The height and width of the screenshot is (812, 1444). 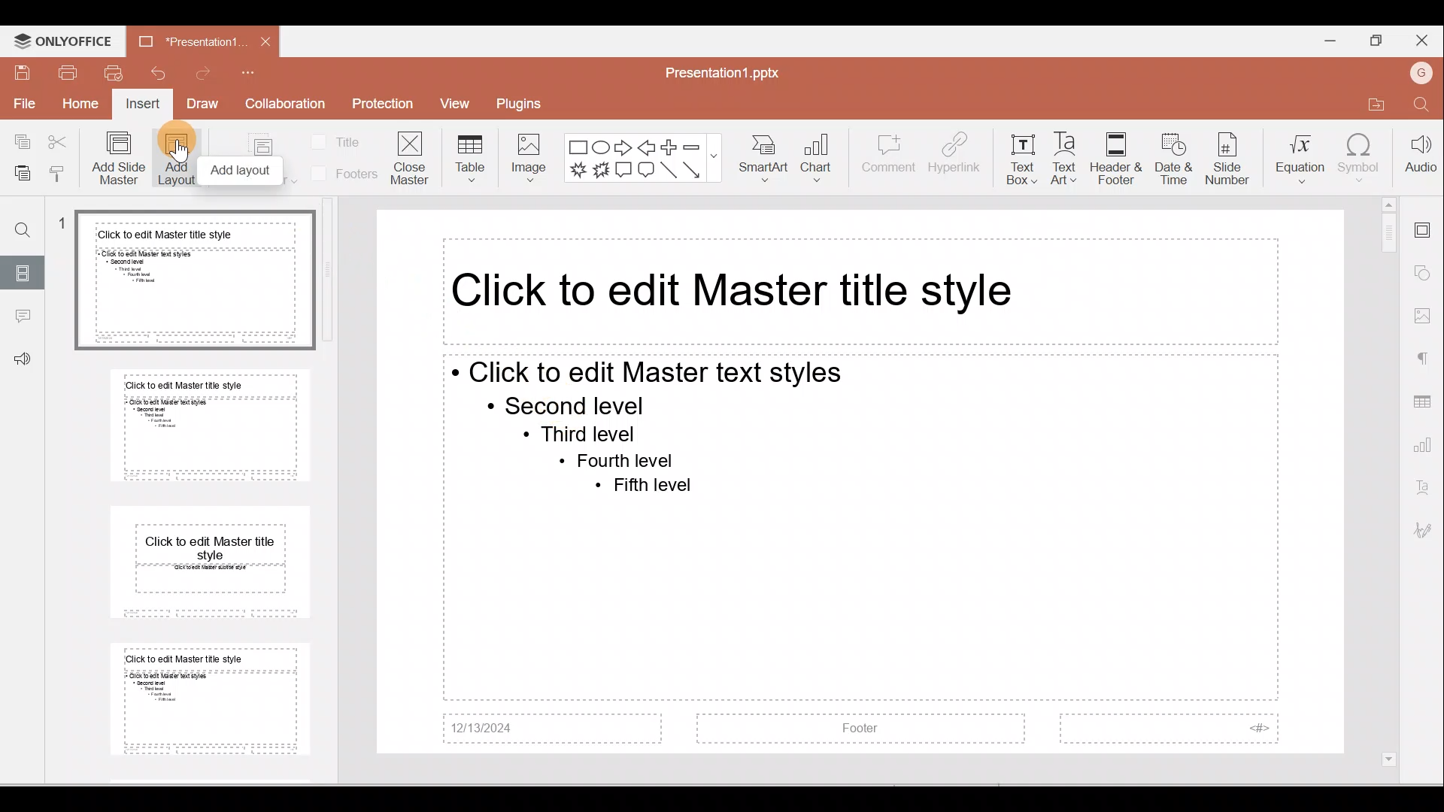 I want to click on Hyperlink, so click(x=955, y=157).